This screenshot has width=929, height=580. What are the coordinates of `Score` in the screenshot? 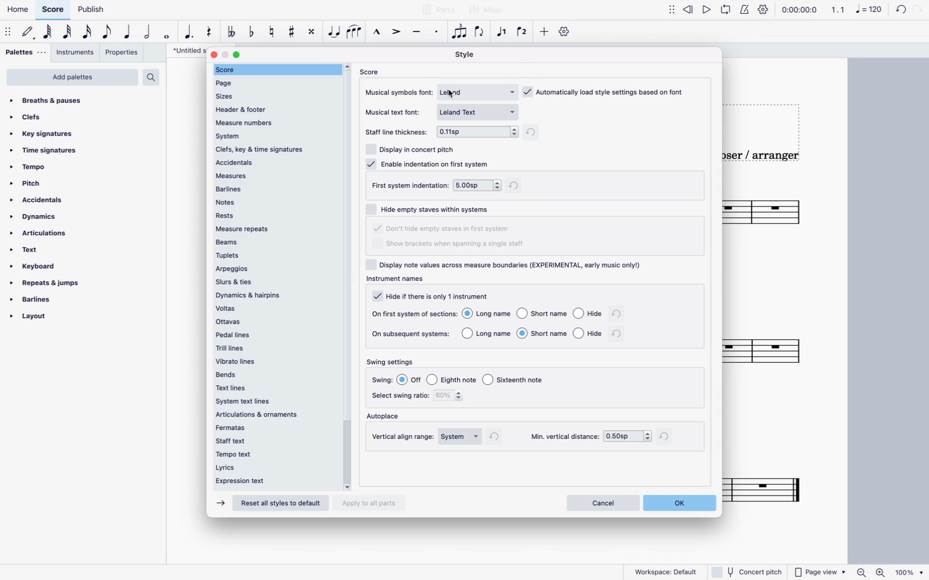 It's located at (773, 492).